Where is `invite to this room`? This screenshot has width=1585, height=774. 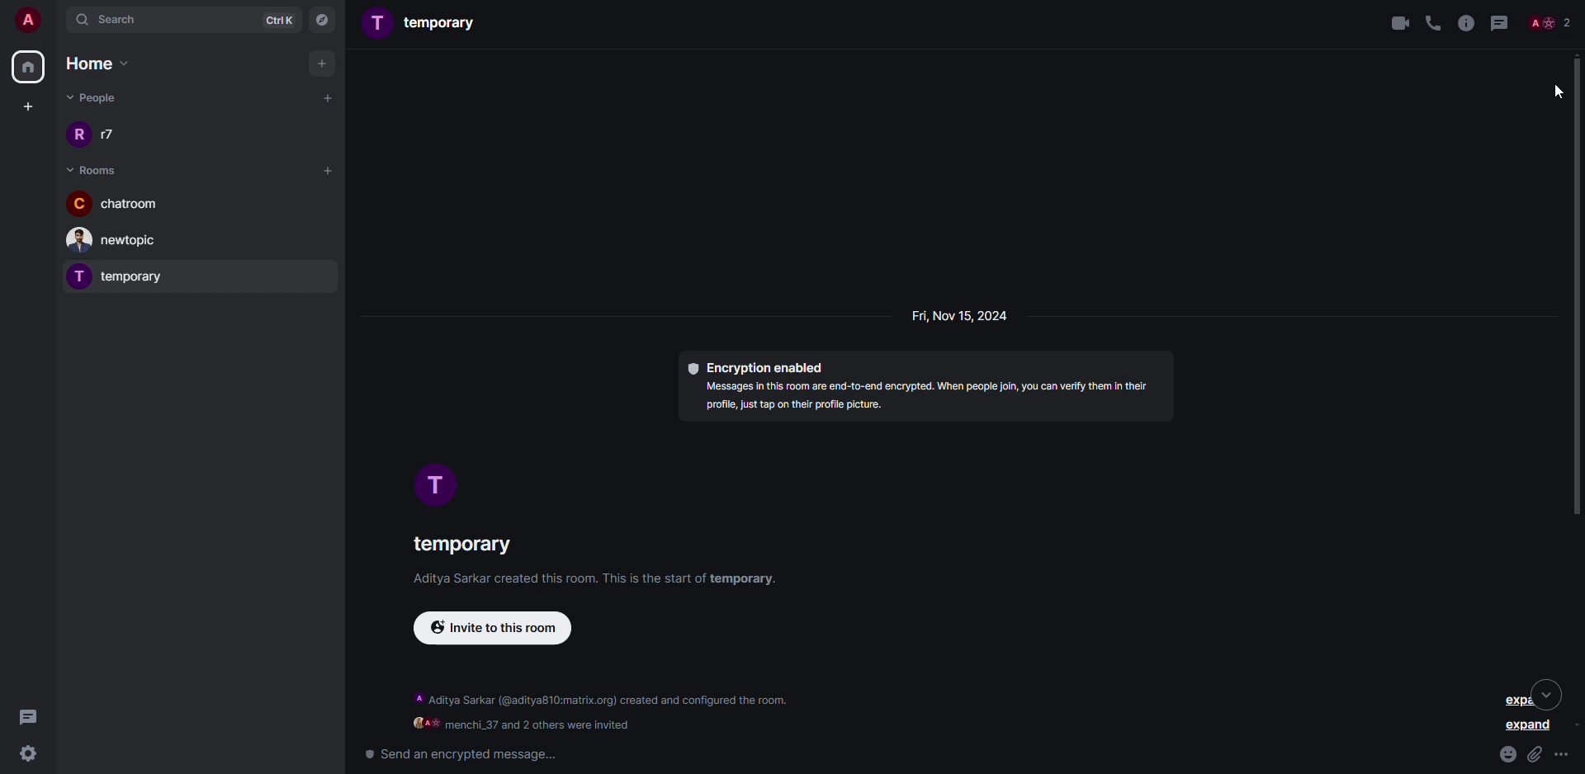 invite to this room is located at coordinates (503, 630).